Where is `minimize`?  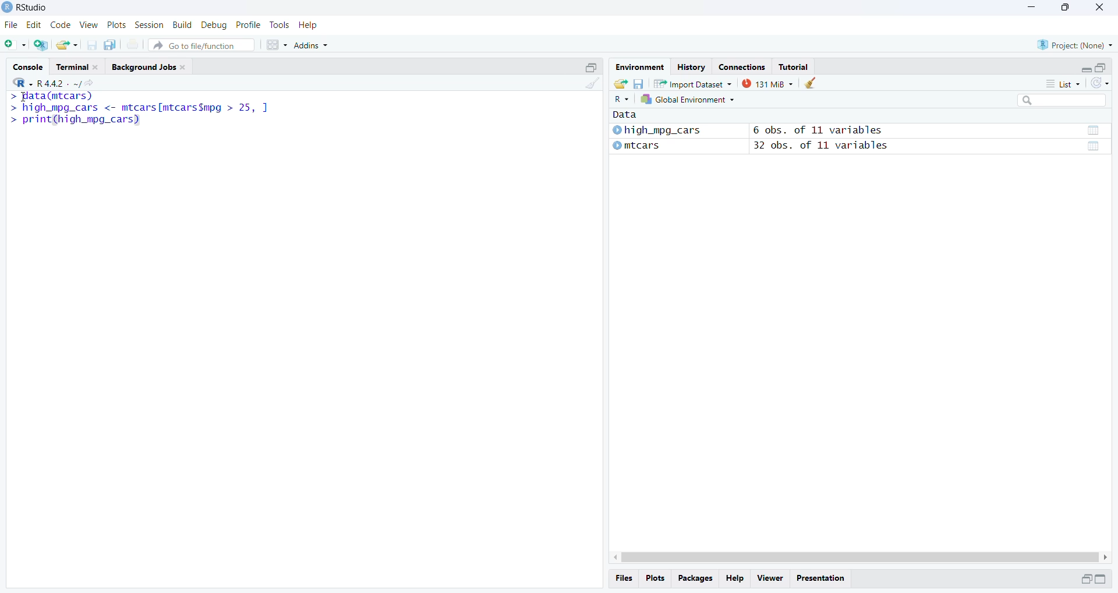
minimize is located at coordinates (1086, 69).